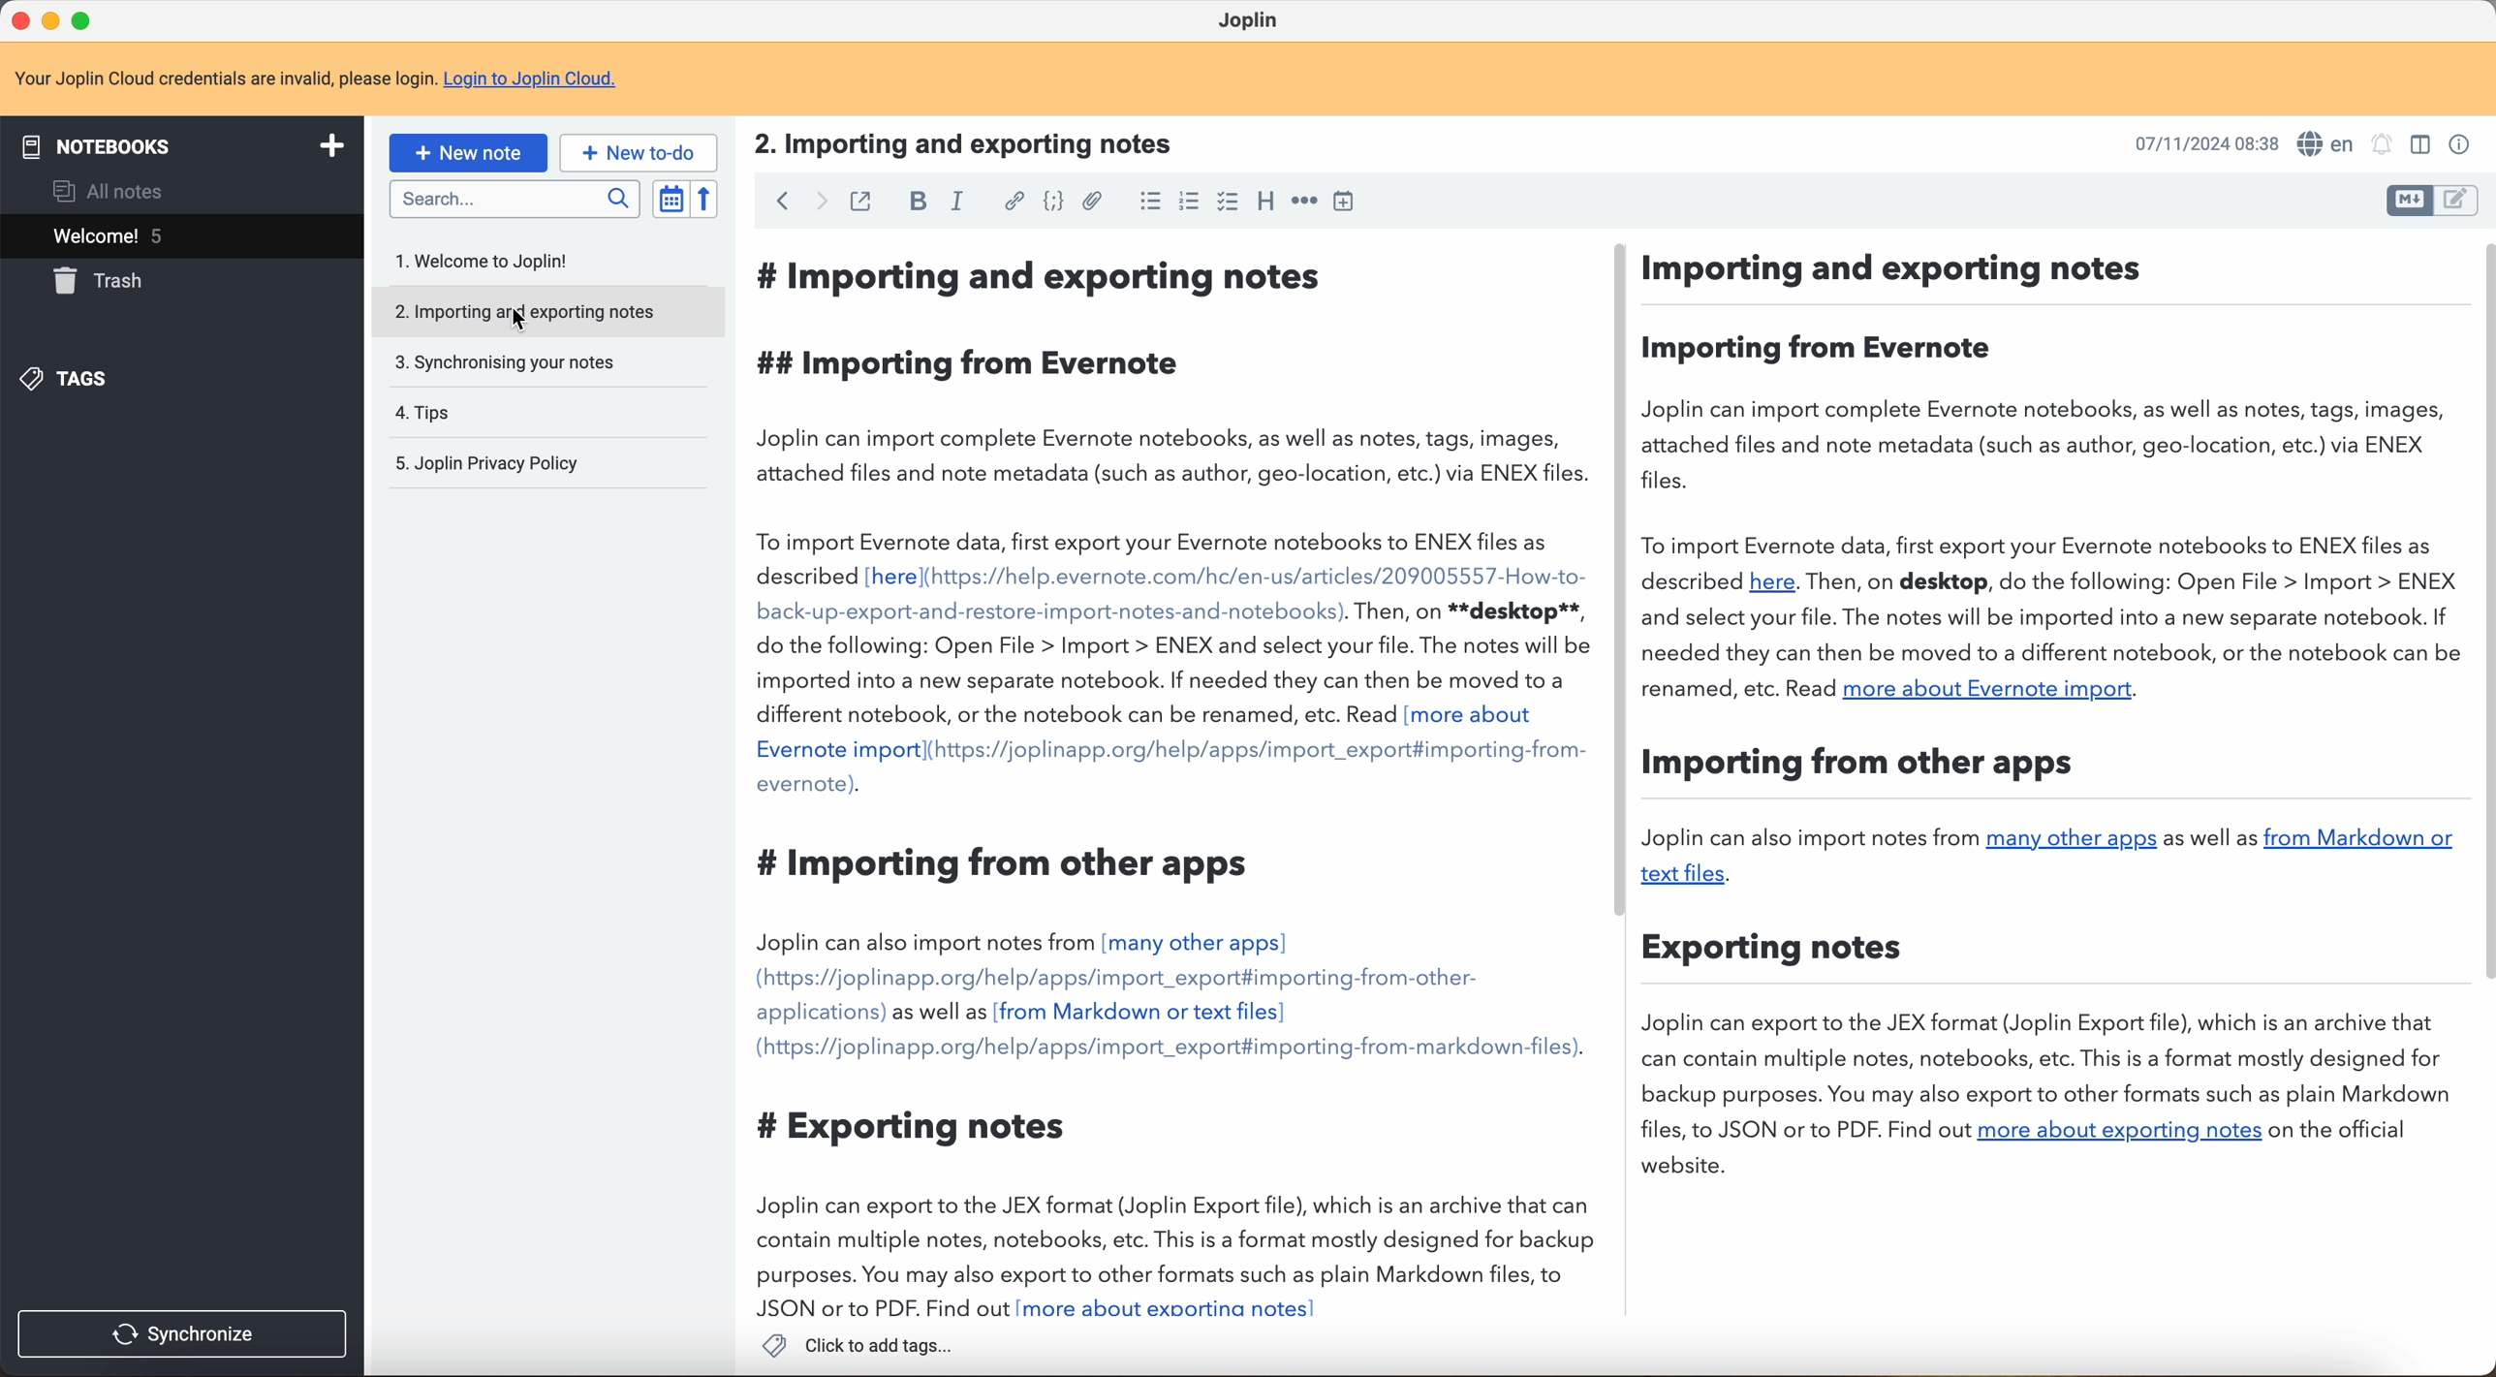 The height and width of the screenshot is (1377, 2496). Describe the element at coordinates (189, 143) in the screenshot. I see `notebooks` at that location.